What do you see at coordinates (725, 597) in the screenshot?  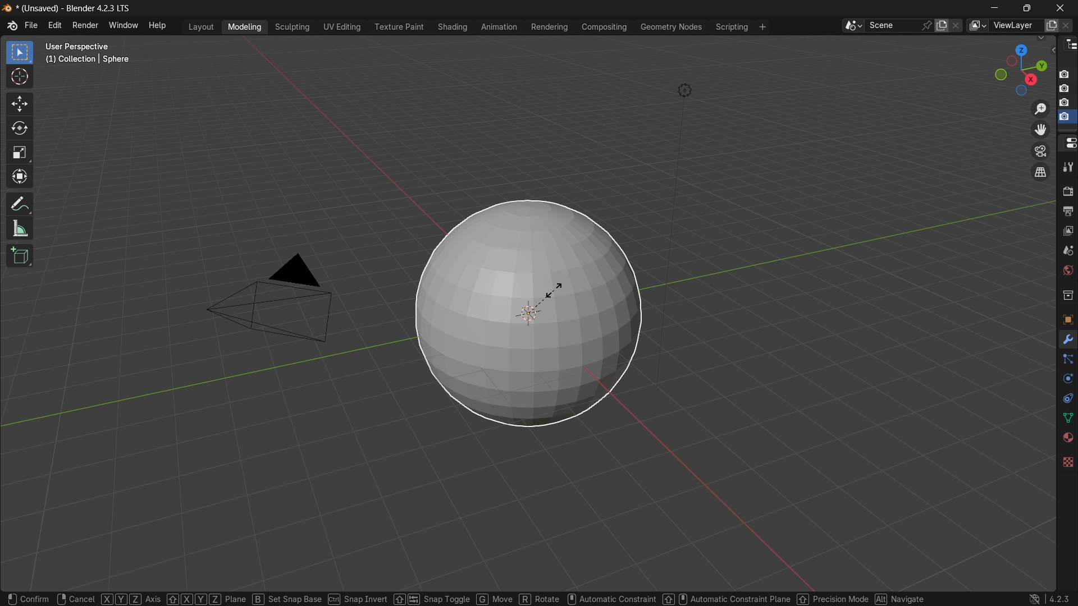 I see `automatic constraint plane` at bounding box center [725, 597].